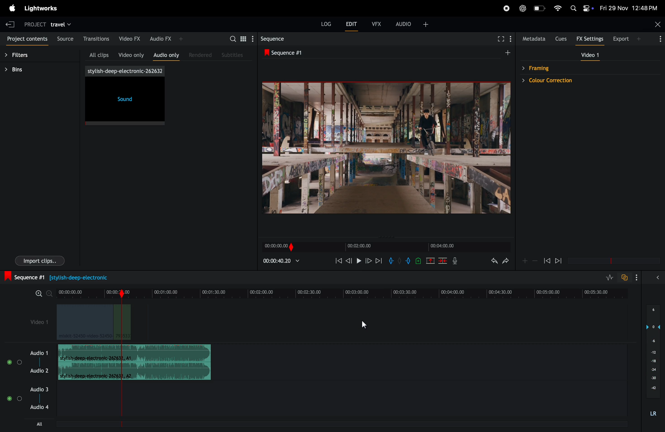  What do you see at coordinates (391, 261) in the screenshot?
I see `add in mark in current postion` at bounding box center [391, 261].